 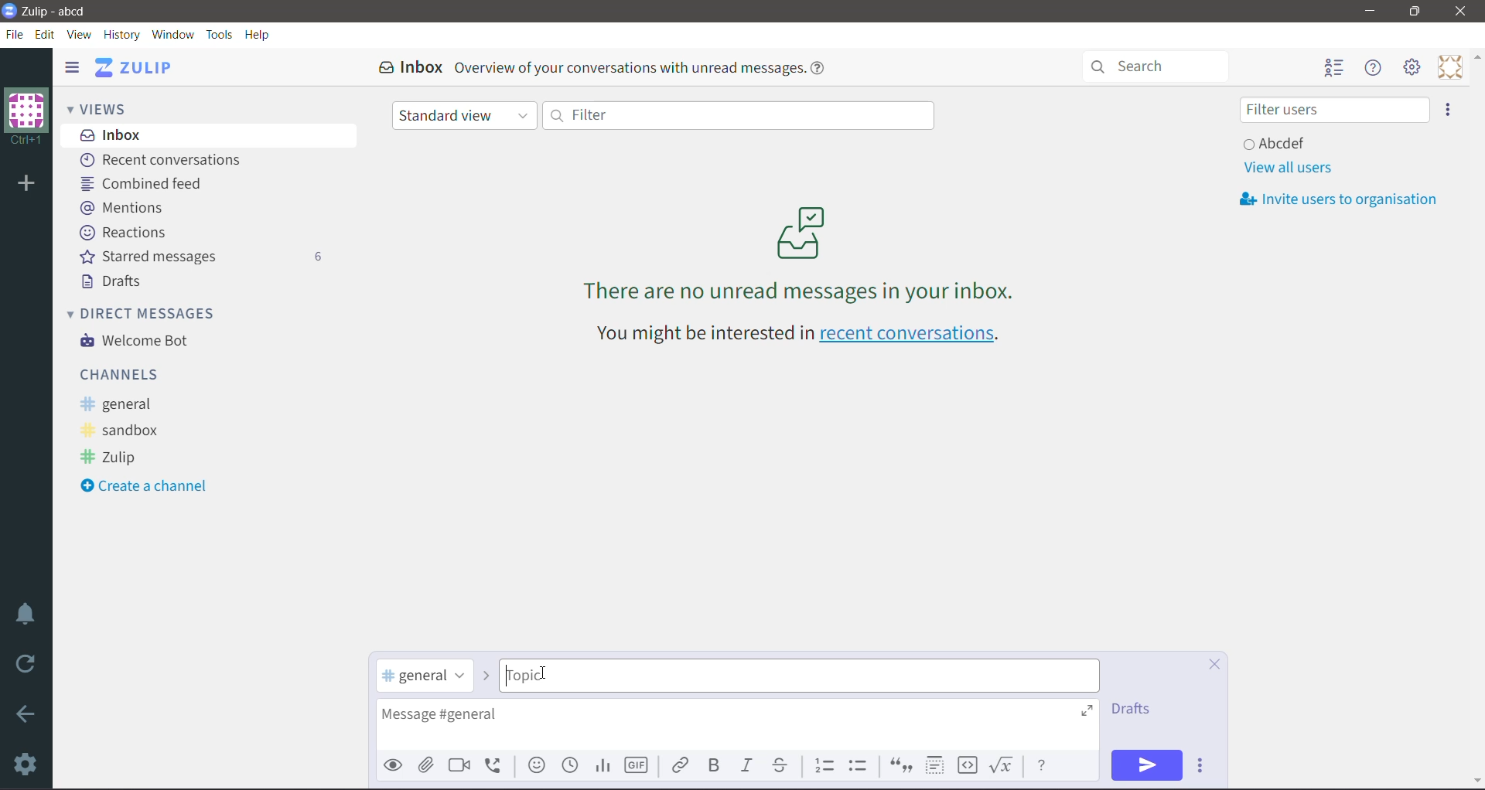 What do you see at coordinates (138, 342) in the screenshot?
I see `Welcome Bot` at bounding box center [138, 342].